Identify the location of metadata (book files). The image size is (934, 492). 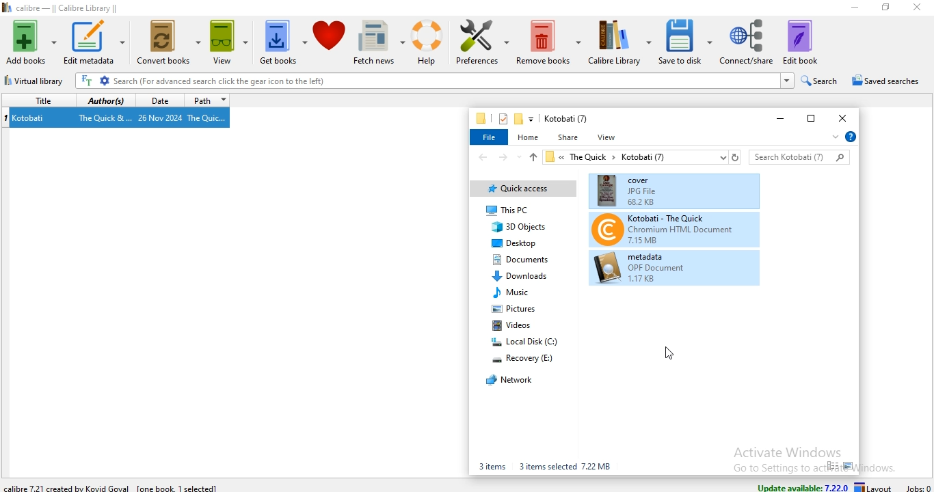
(642, 268).